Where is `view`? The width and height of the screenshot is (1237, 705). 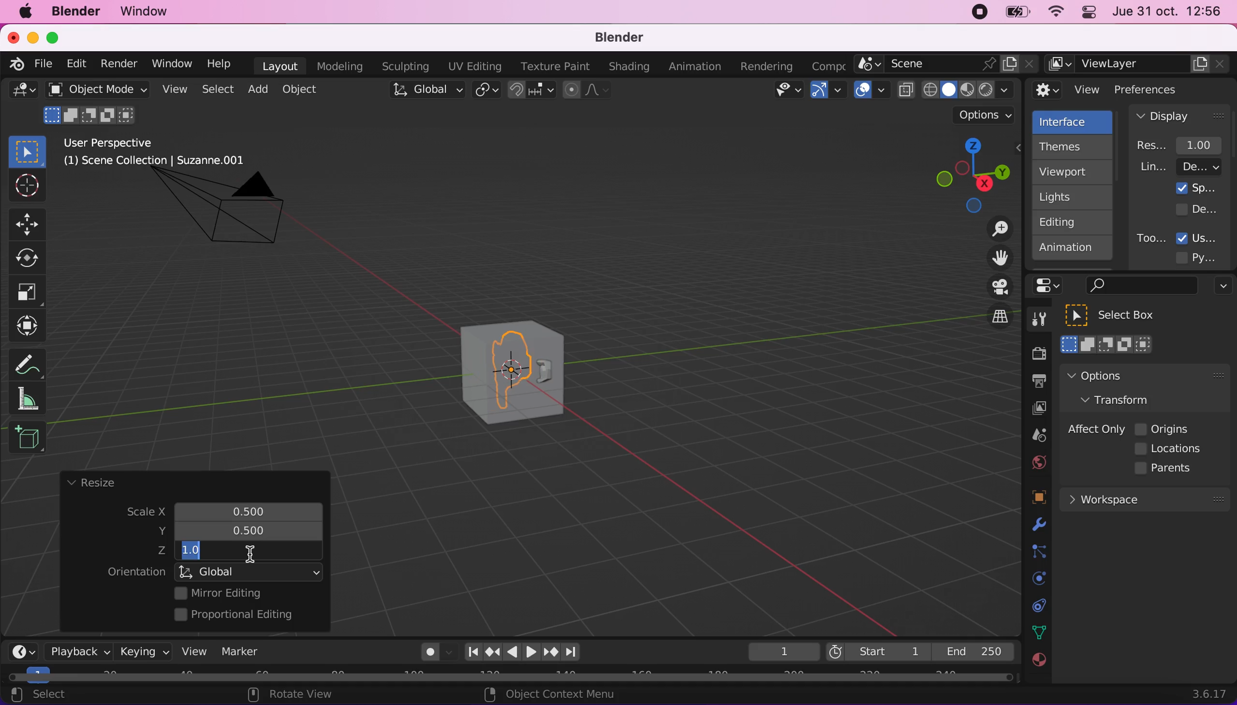
view is located at coordinates (172, 90).